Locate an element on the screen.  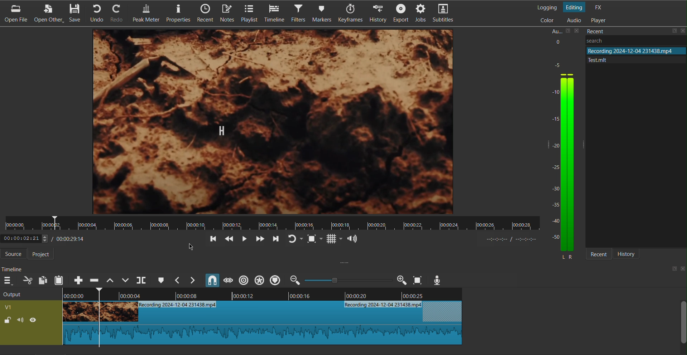
FX is located at coordinates (598, 6).